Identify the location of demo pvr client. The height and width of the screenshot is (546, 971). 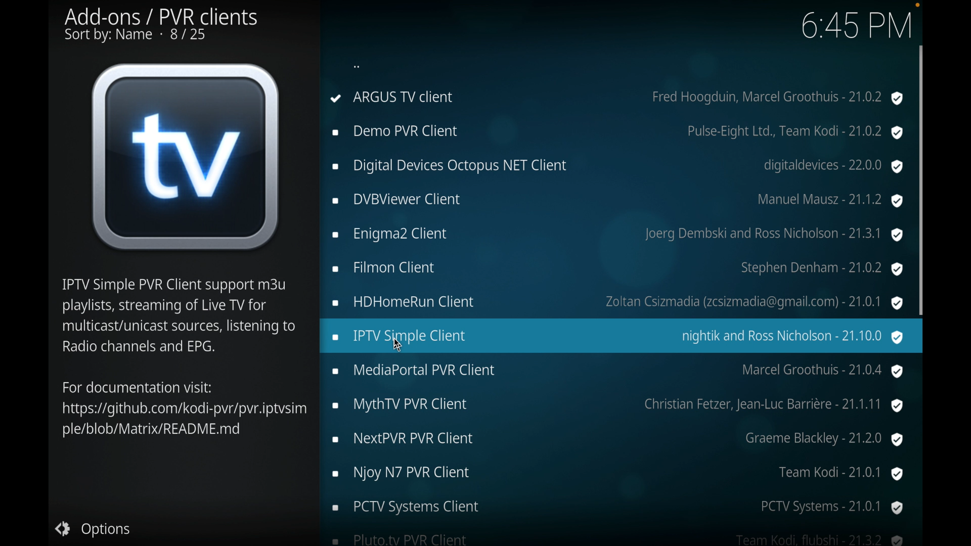
(617, 132).